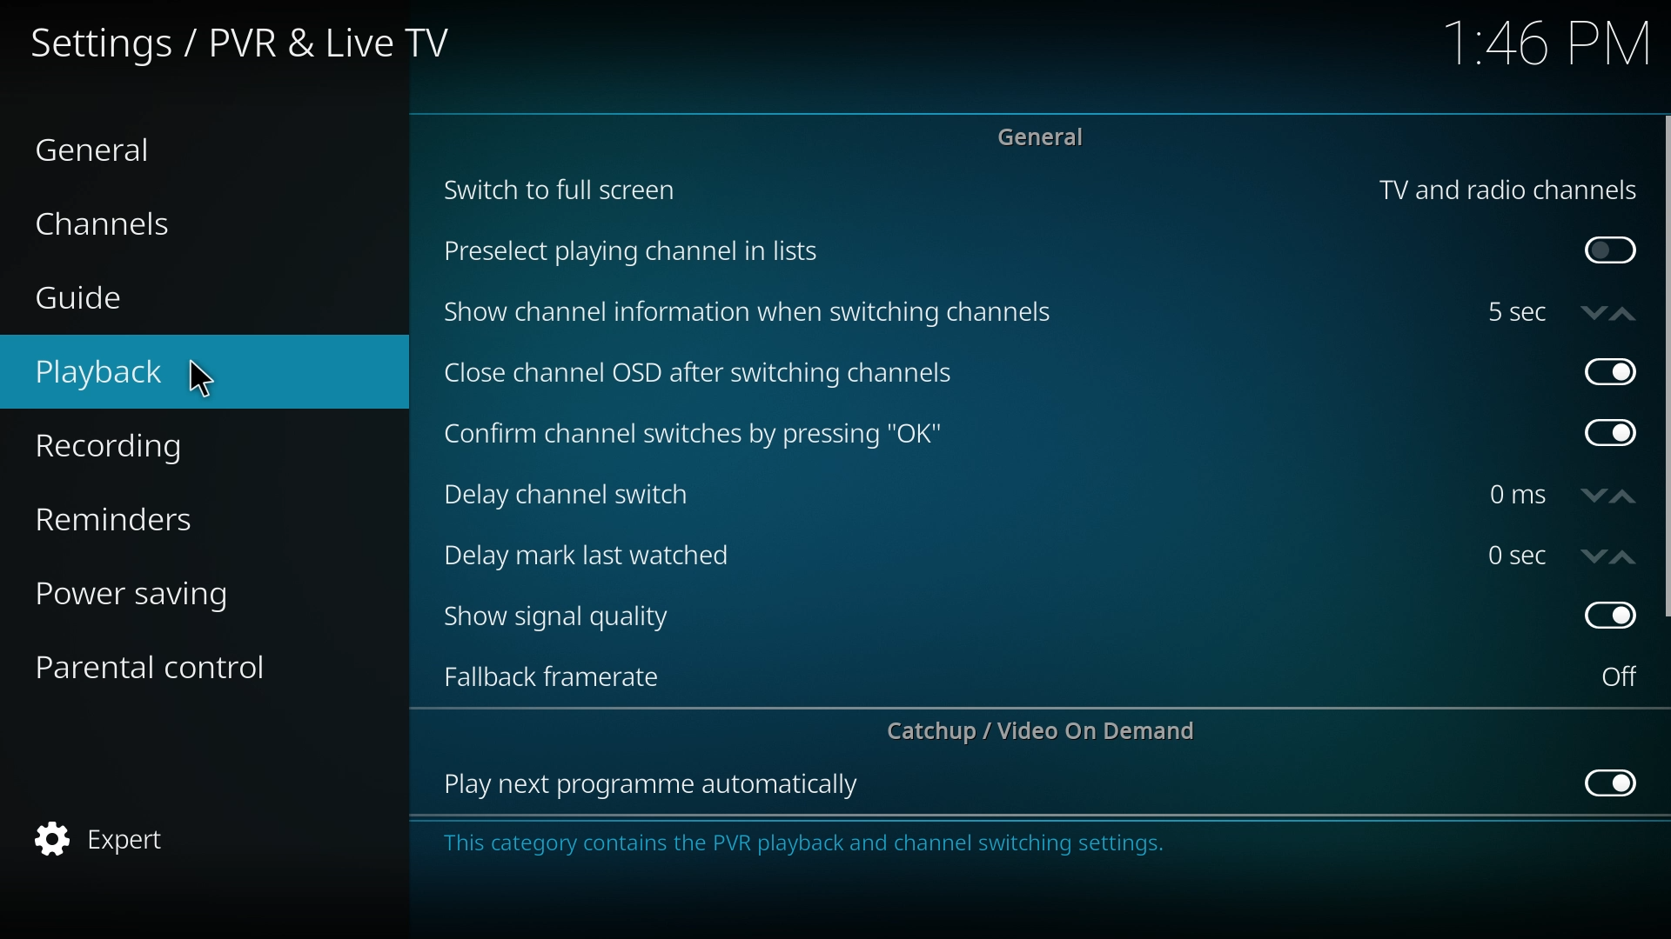 The width and height of the screenshot is (1671, 939). What do you see at coordinates (1594, 556) in the screenshot?
I see `decrease time` at bounding box center [1594, 556].